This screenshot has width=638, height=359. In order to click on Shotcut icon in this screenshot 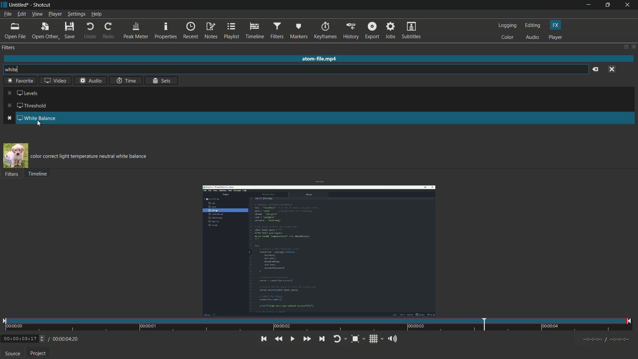, I will do `click(4, 5)`.